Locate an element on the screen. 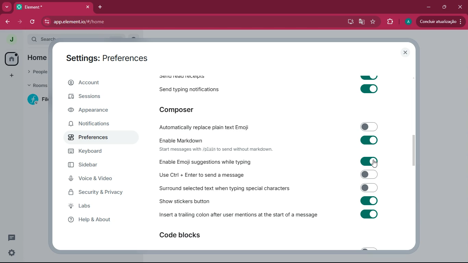  preferences is located at coordinates (94, 139).